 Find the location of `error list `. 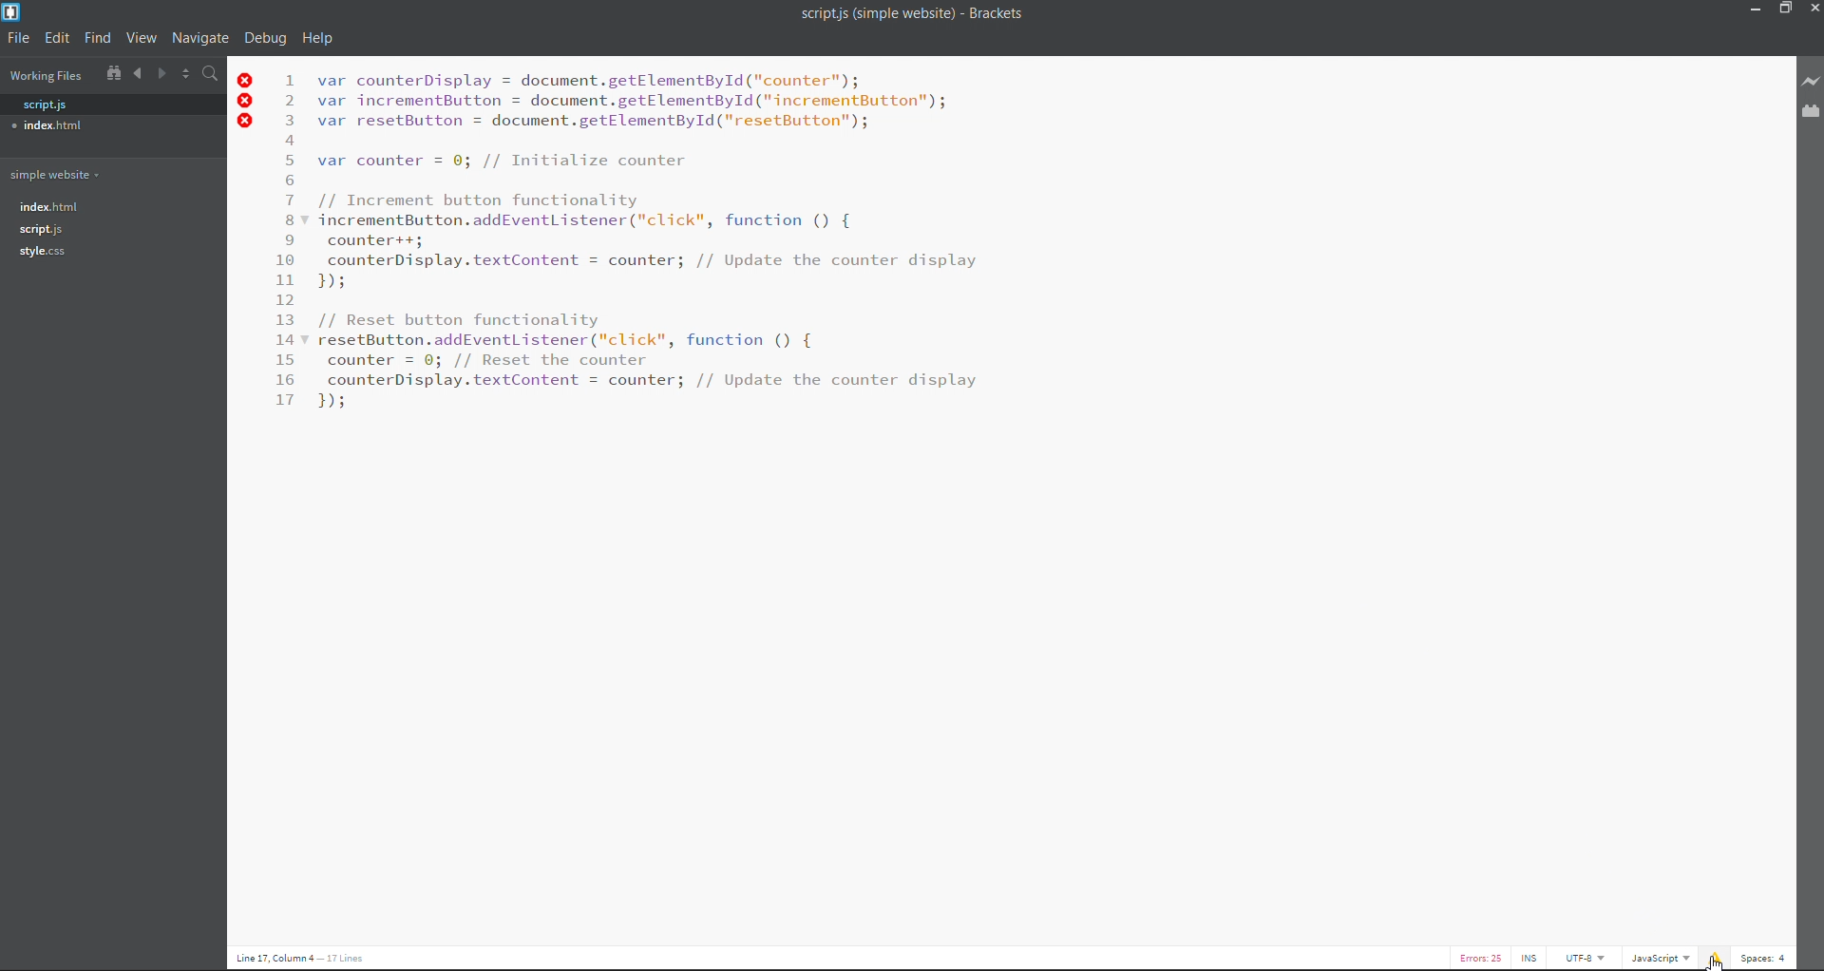

error list  is located at coordinates (1715, 958).